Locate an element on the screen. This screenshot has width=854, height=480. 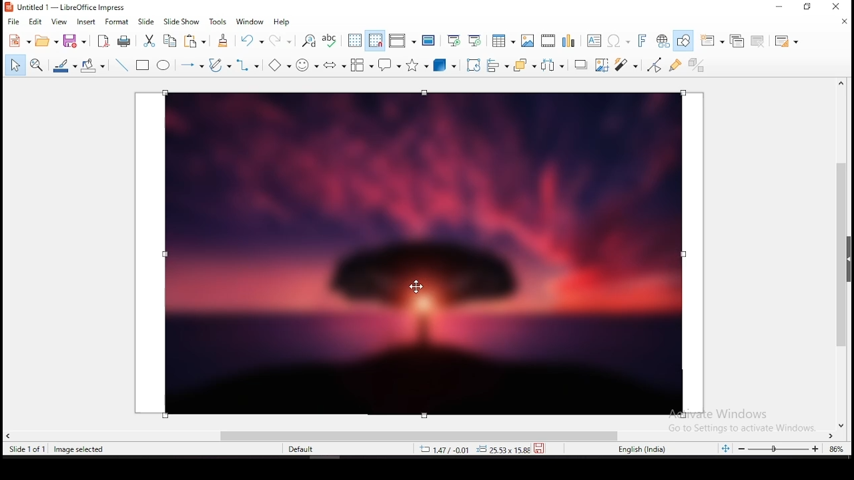
new slide is located at coordinates (713, 40).